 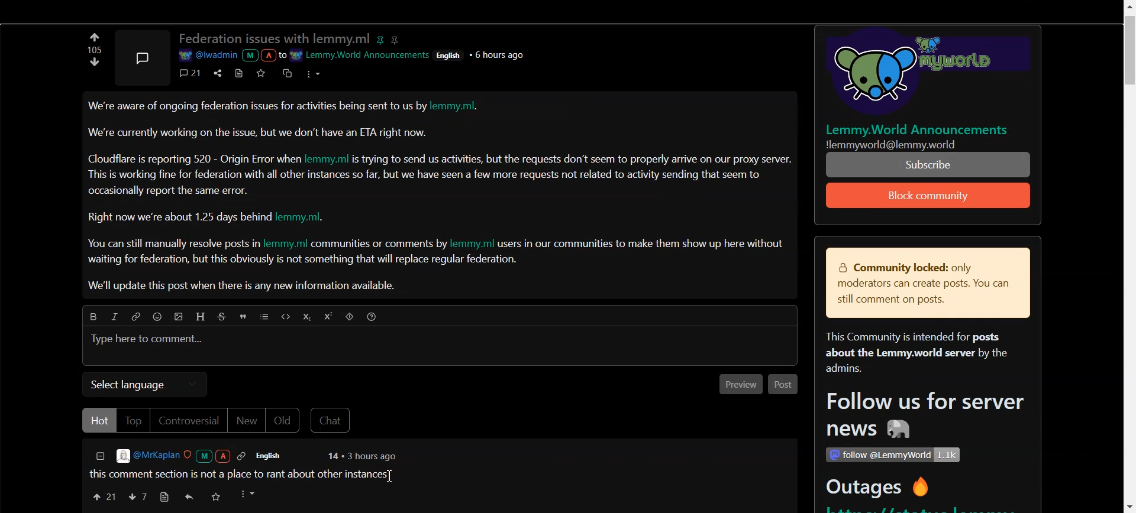 What do you see at coordinates (573, 160) in the screenshot?
I see `s trying to send us activities, but the requests don’t seem to properly arrive on our proxy server.` at bounding box center [573, 160].